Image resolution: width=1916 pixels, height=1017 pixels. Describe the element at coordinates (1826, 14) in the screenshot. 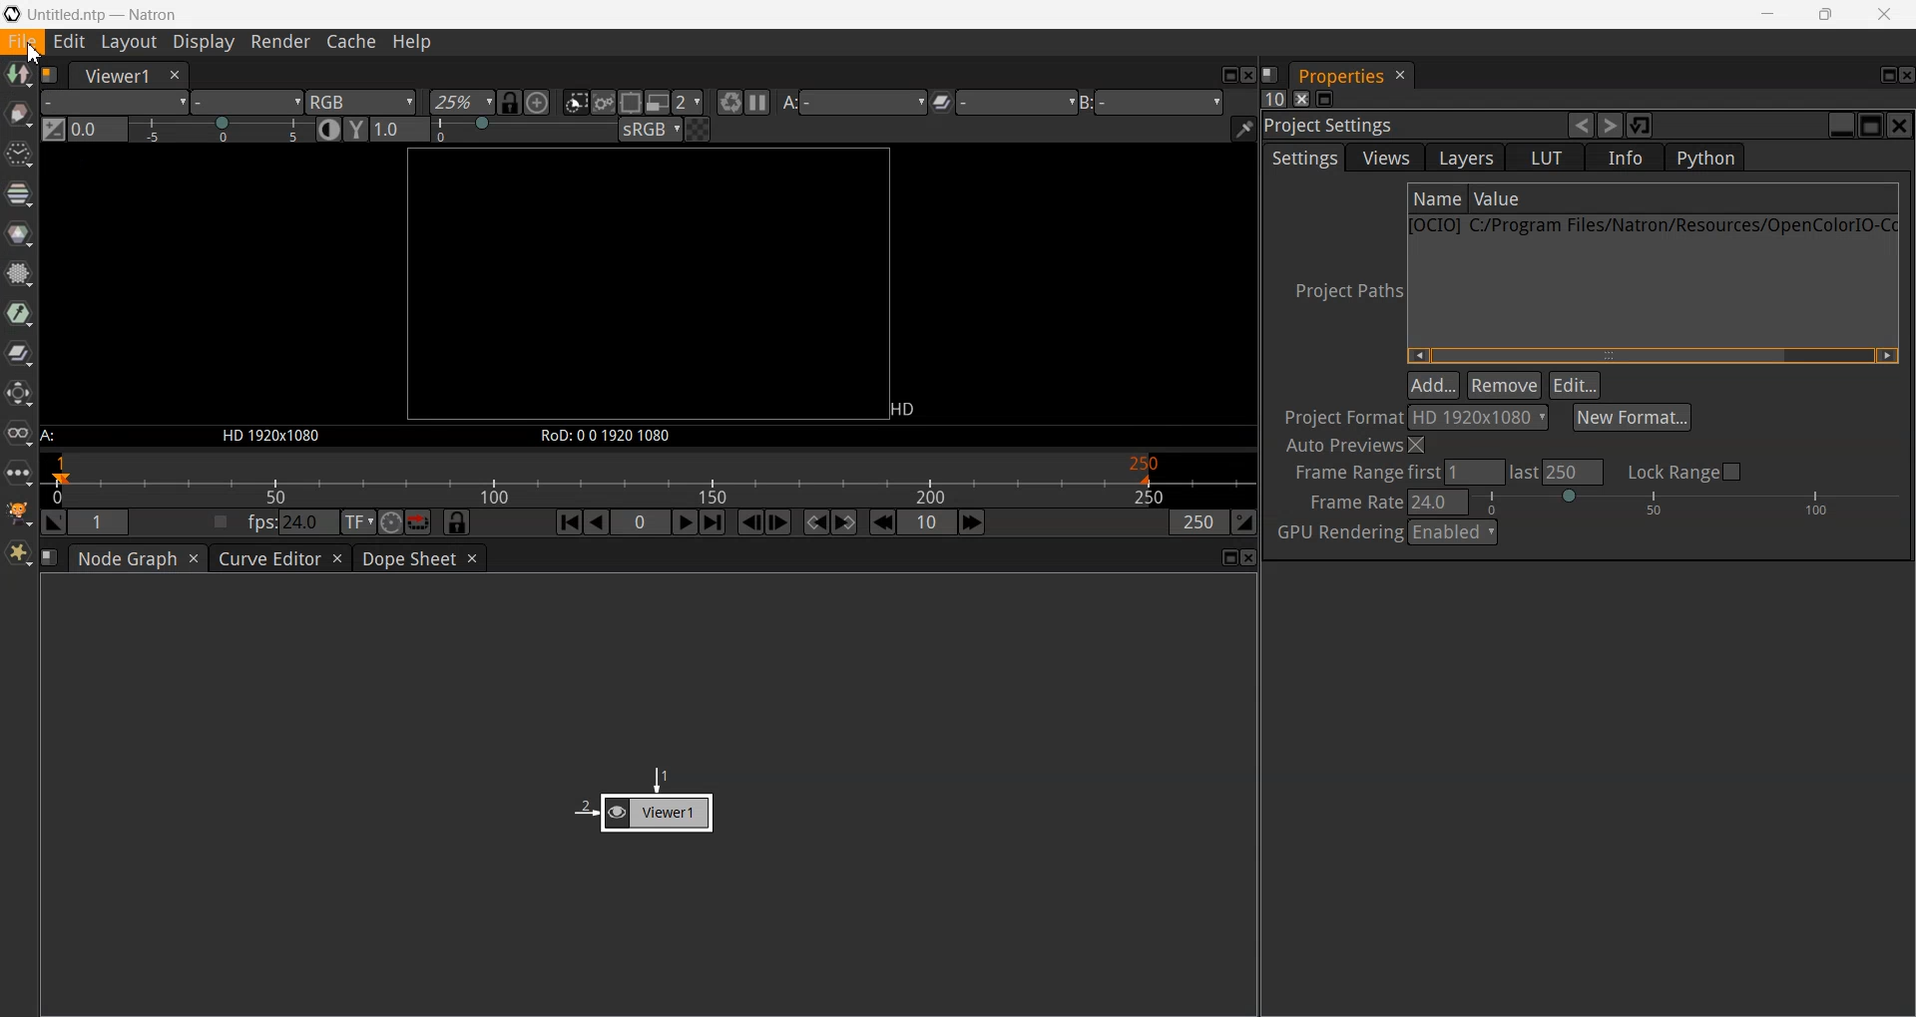

I see `Maximize` at that location.